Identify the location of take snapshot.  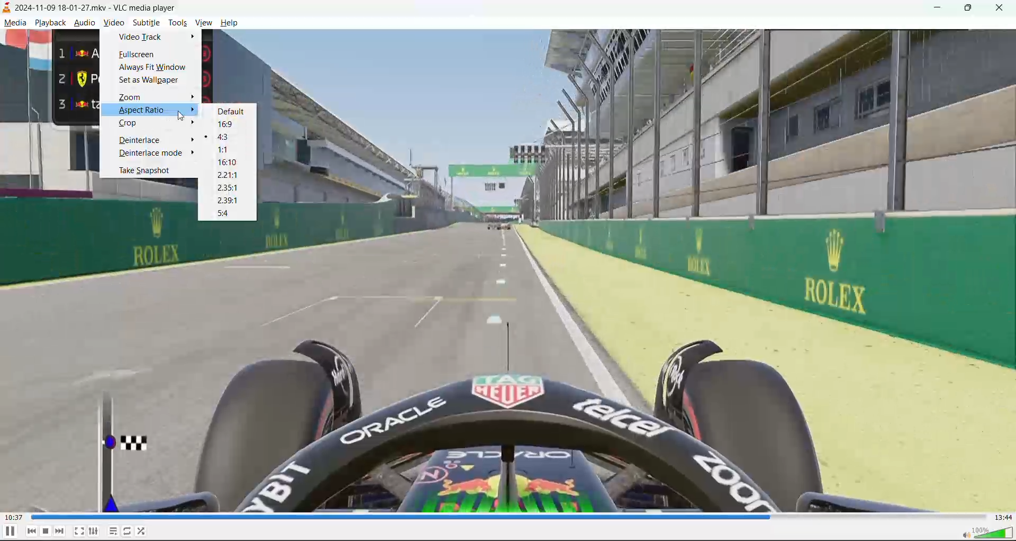
(148, 171).